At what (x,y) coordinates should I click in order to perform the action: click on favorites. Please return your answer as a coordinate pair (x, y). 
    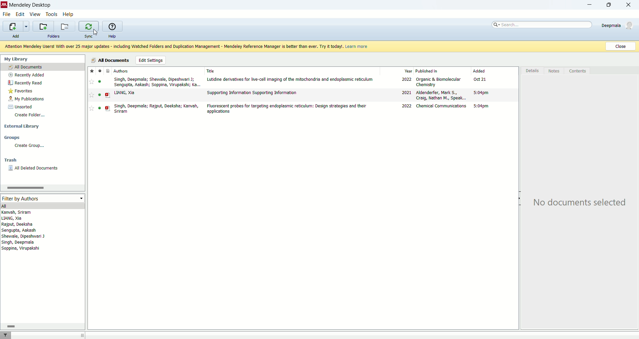
    Looking at the image, I should click on (21, 91).